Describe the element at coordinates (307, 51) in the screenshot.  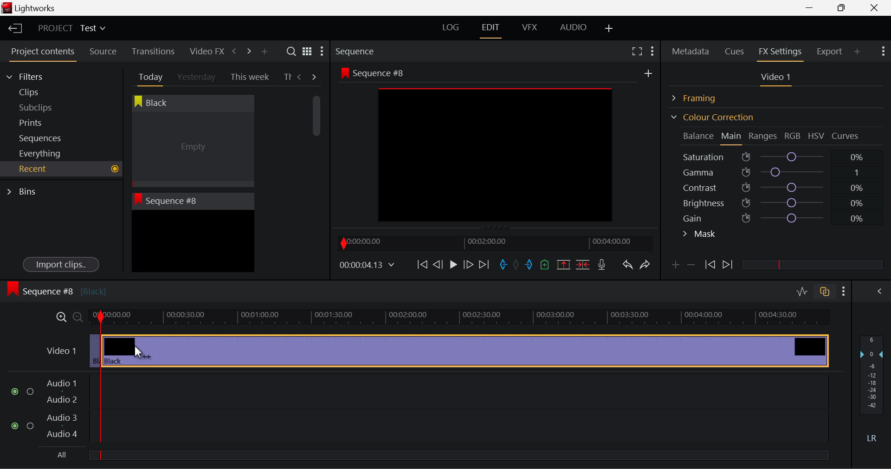
I see `Toggle list and title view` at that location.